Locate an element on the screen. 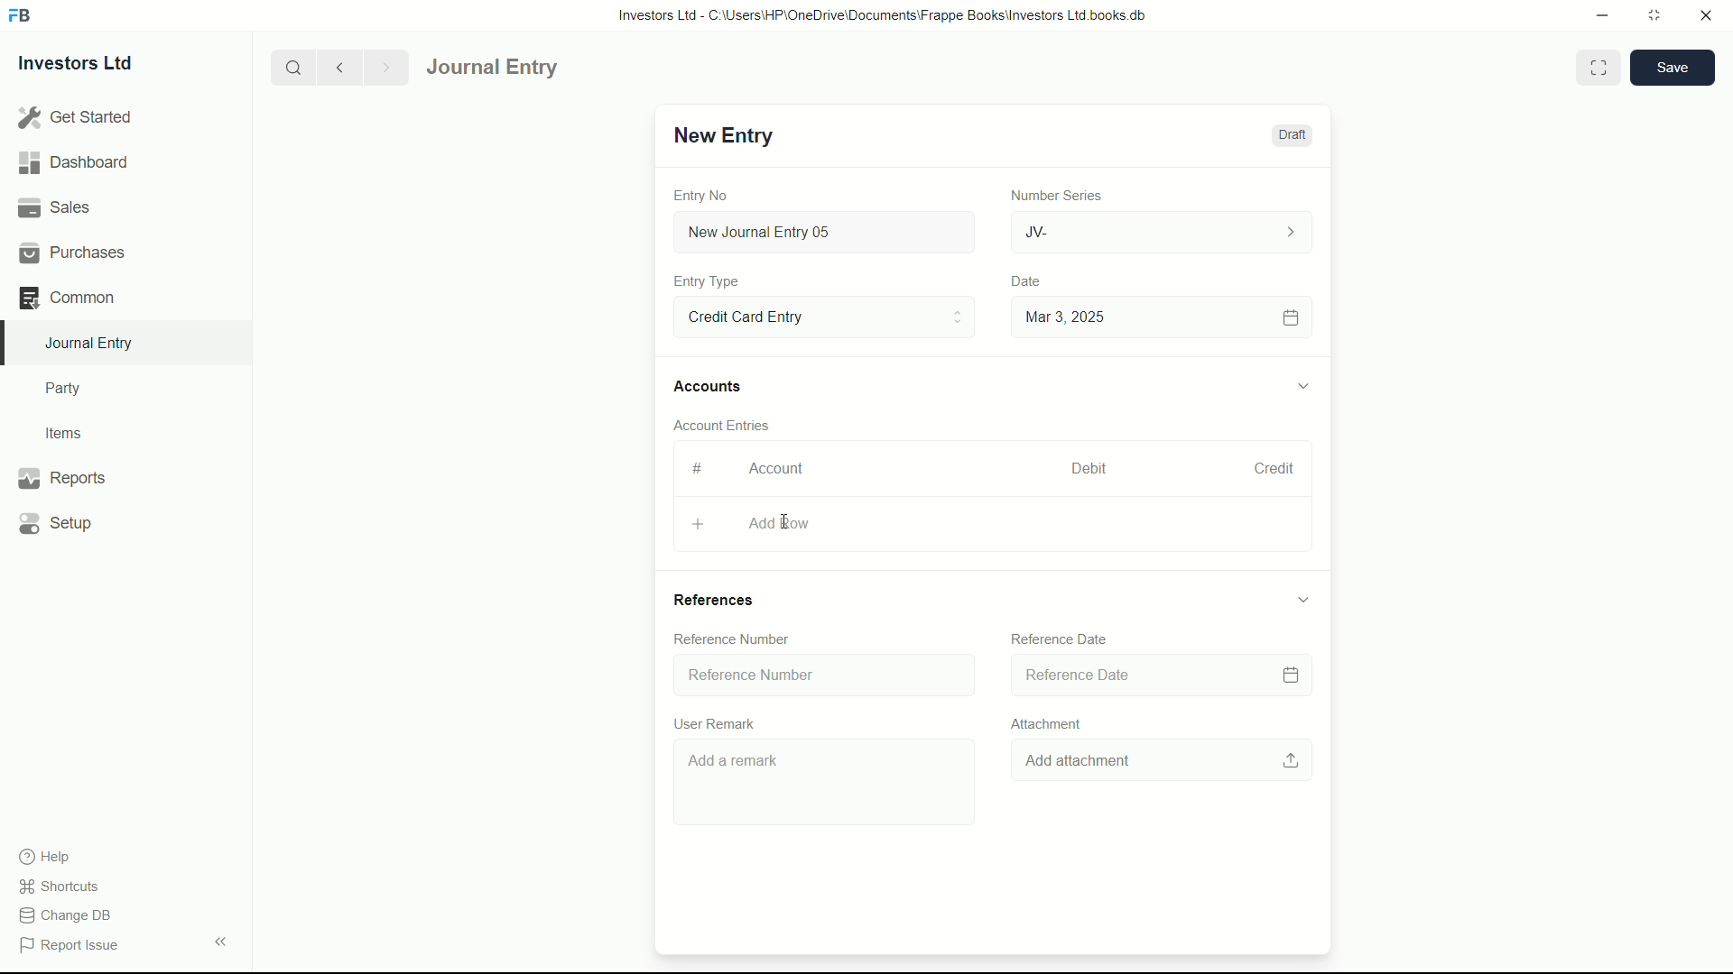 This screenshot has height=974, width=1733. User Remark is located at coordinates (712, 723).